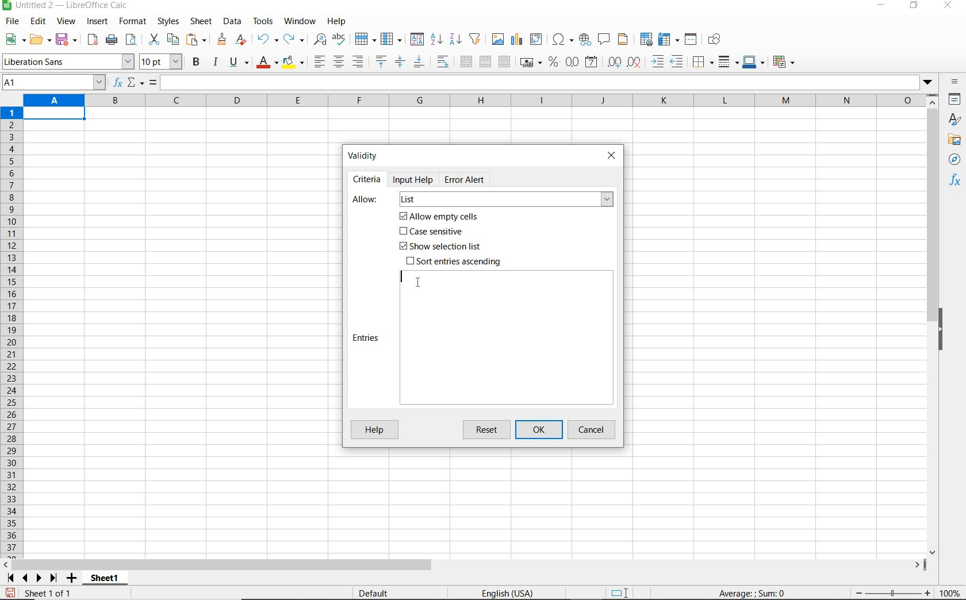 The height and width of the screenshot is (600, 966). I want to click on row, so click(365, 40).